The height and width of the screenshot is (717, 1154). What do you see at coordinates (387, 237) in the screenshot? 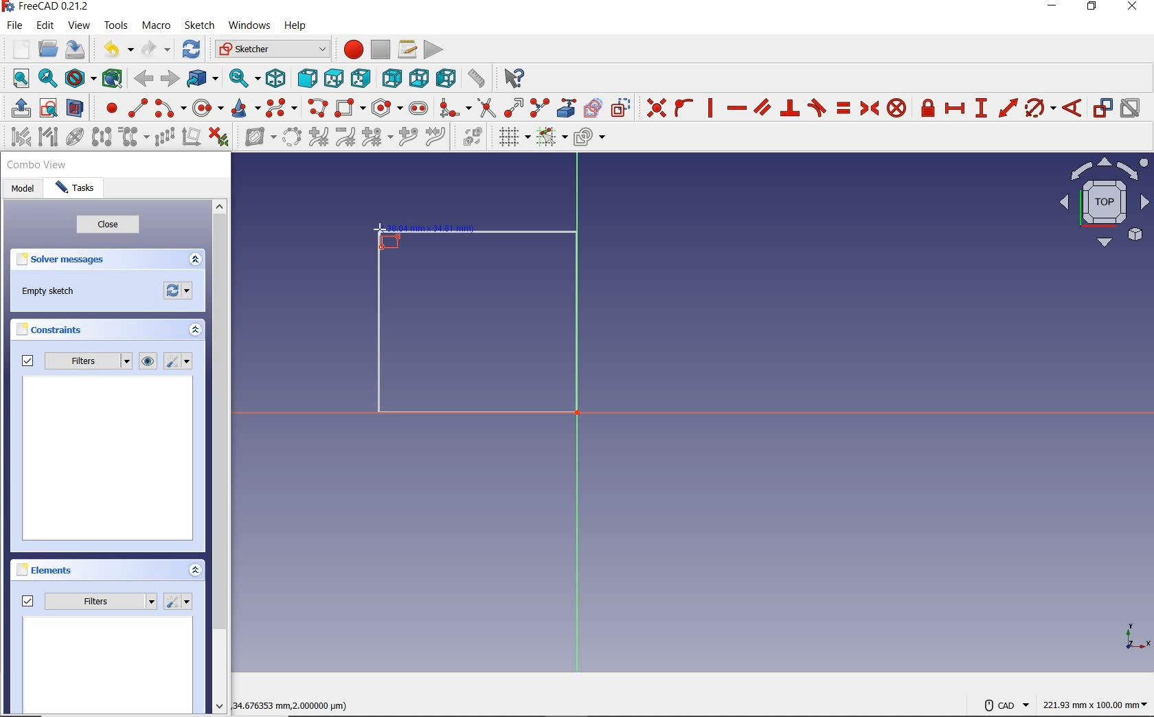
I see `rectangle tool at point Y rising` at bounding box center [387, 237].